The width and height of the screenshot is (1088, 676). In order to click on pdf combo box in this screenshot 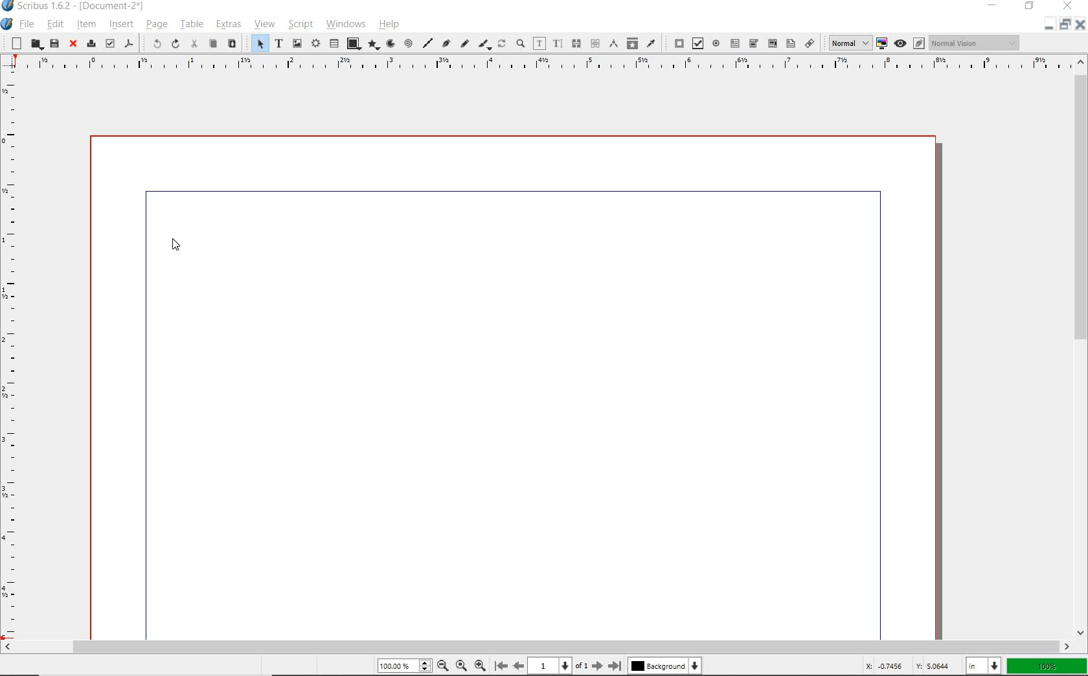, I will do `click(772, 44)`.